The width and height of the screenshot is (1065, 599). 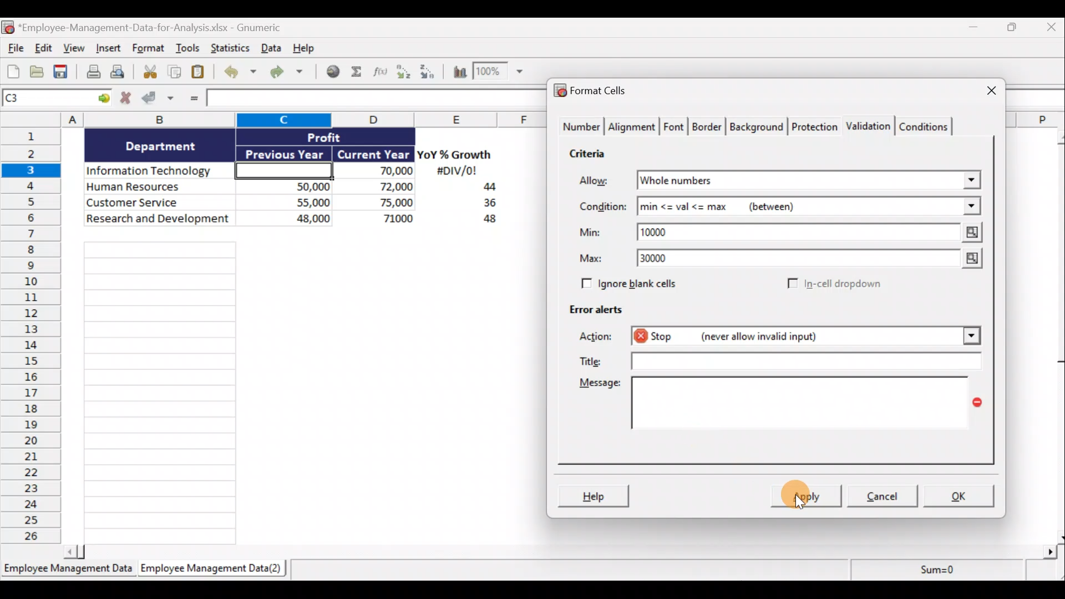 I want to click on 44, so click(x=483, y=188).